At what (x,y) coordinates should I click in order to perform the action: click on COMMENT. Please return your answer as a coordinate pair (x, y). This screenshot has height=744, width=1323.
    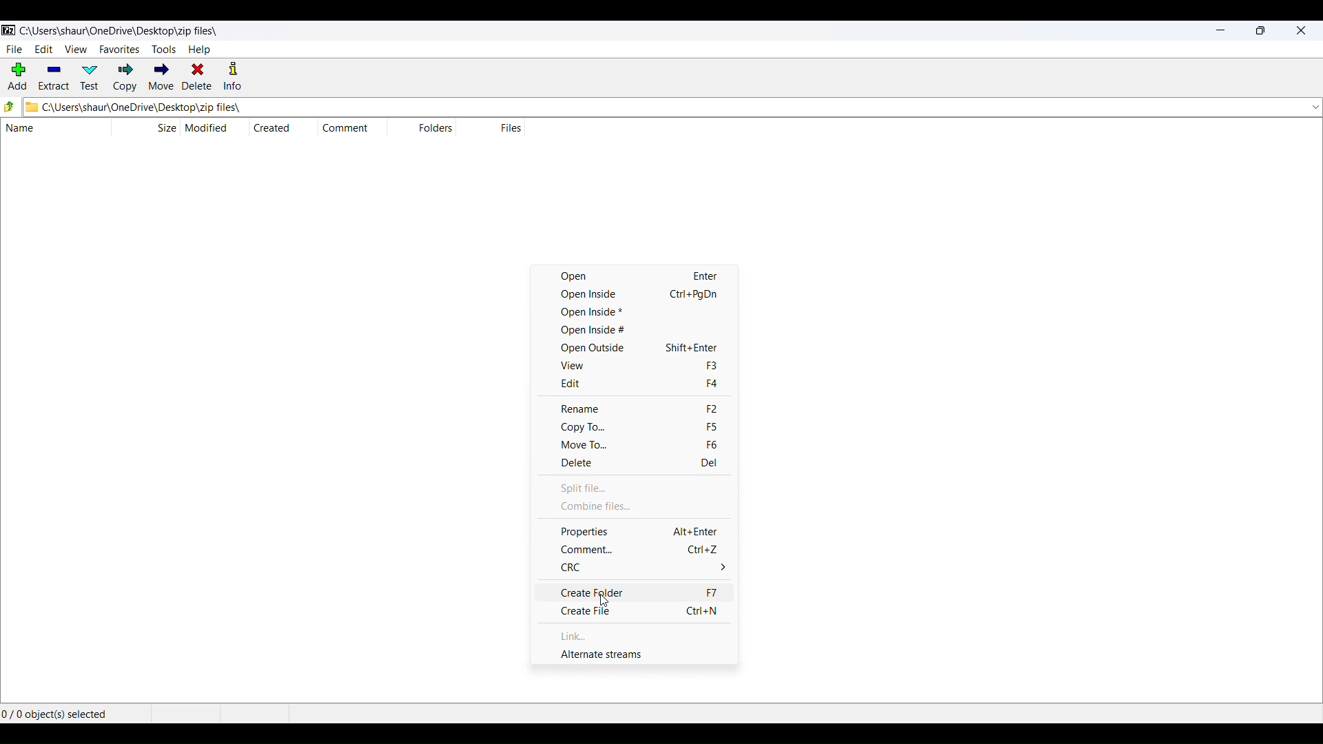
    Looking at the image, I should click on (350, 128).